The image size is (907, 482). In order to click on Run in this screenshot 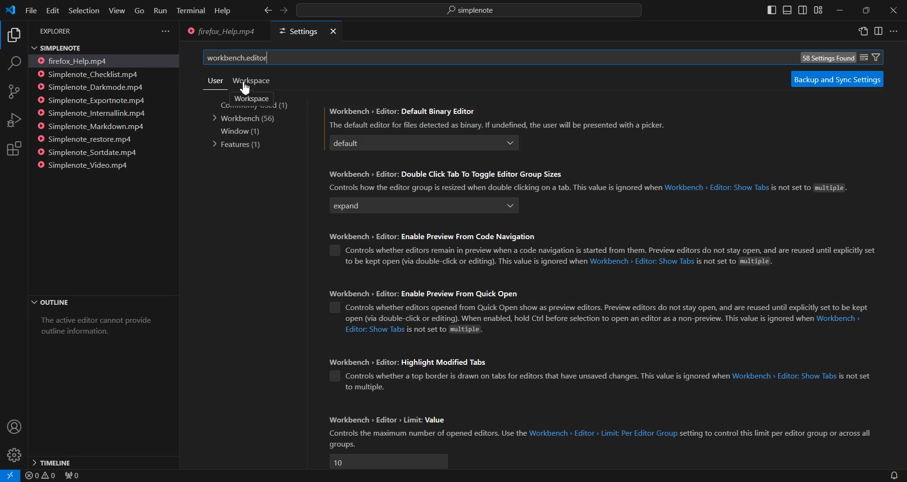, I will do `click(160, 11)`.